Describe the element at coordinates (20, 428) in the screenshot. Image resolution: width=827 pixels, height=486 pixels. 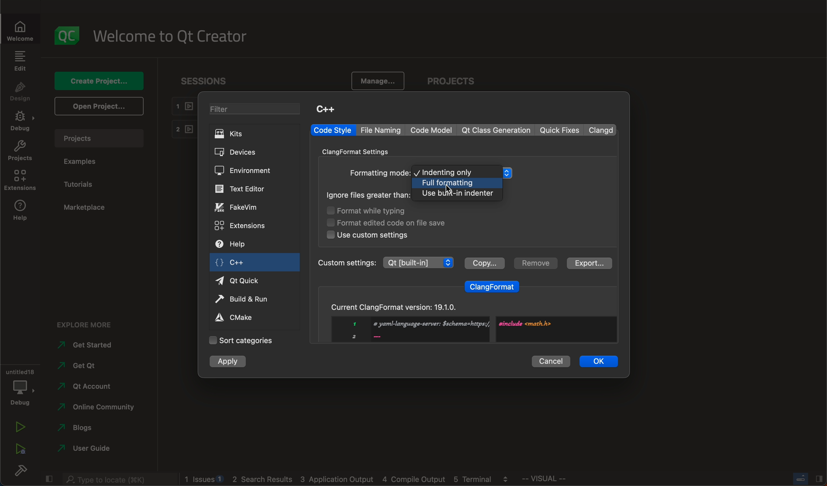
I see `run` at that location.